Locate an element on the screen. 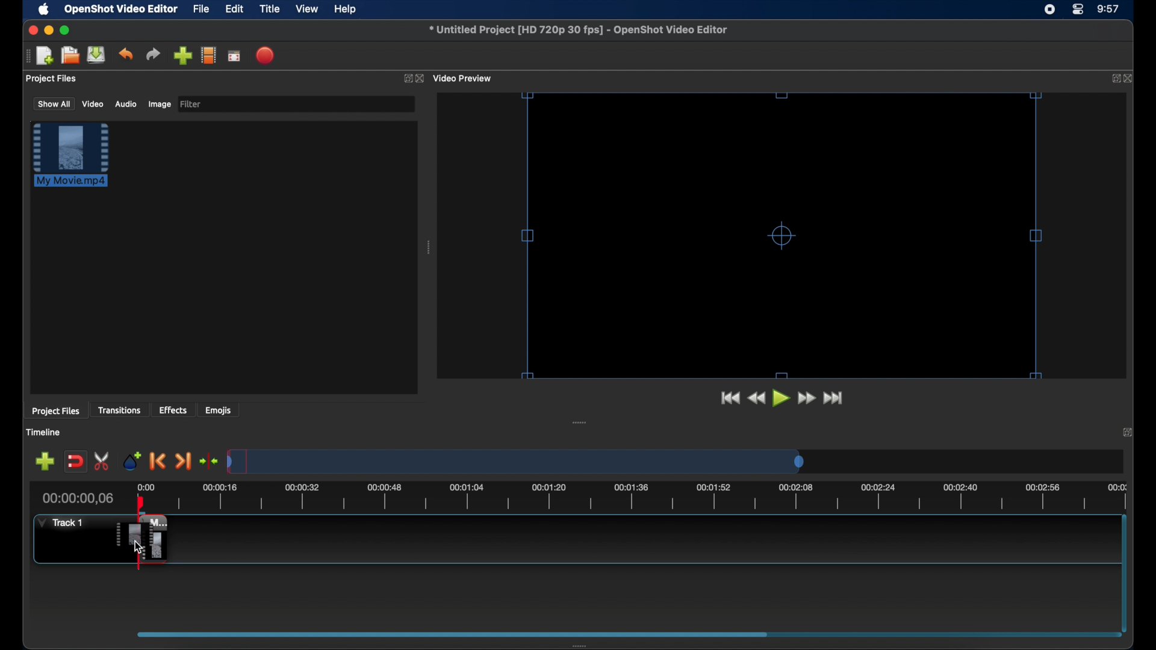 This screenshot has height=650, width=1156. add track is located at coordinates (45, 462).